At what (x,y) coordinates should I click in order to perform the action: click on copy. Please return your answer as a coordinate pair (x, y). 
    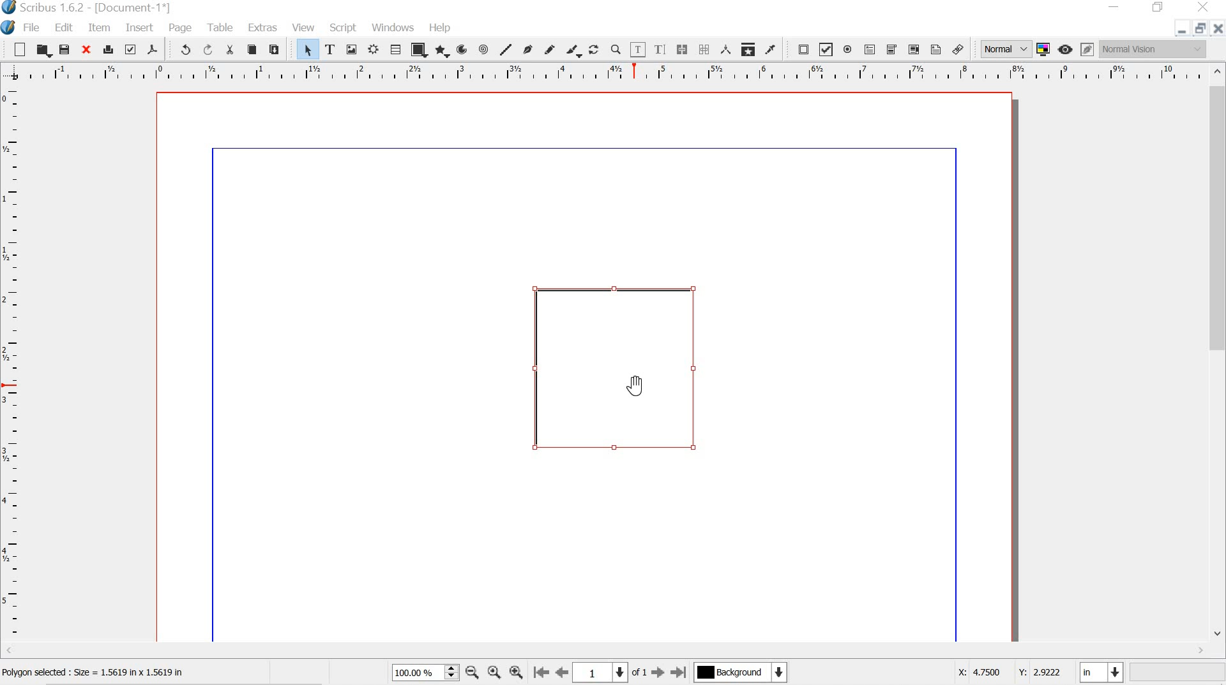
    Looking at the image, I should click on (252, 48).